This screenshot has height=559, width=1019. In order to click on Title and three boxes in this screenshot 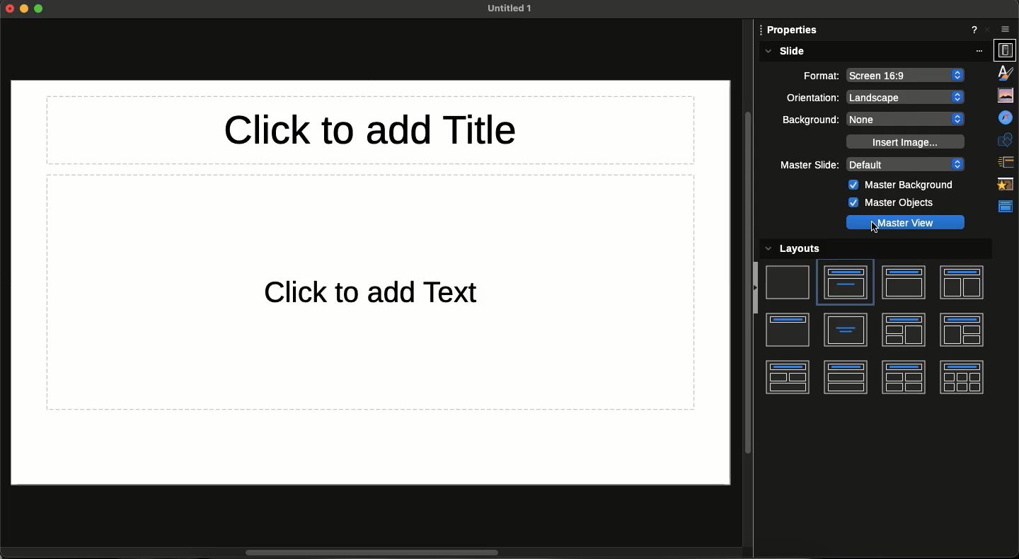, I will do `click(962, 330)`.